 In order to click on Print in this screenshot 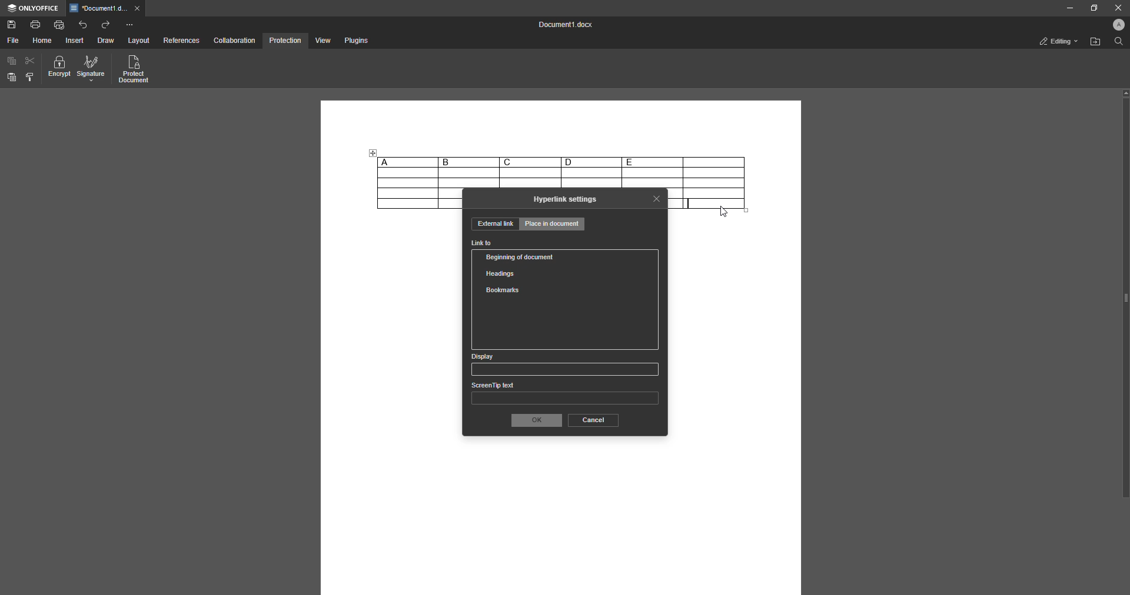, I will do `click(36, 24)`.